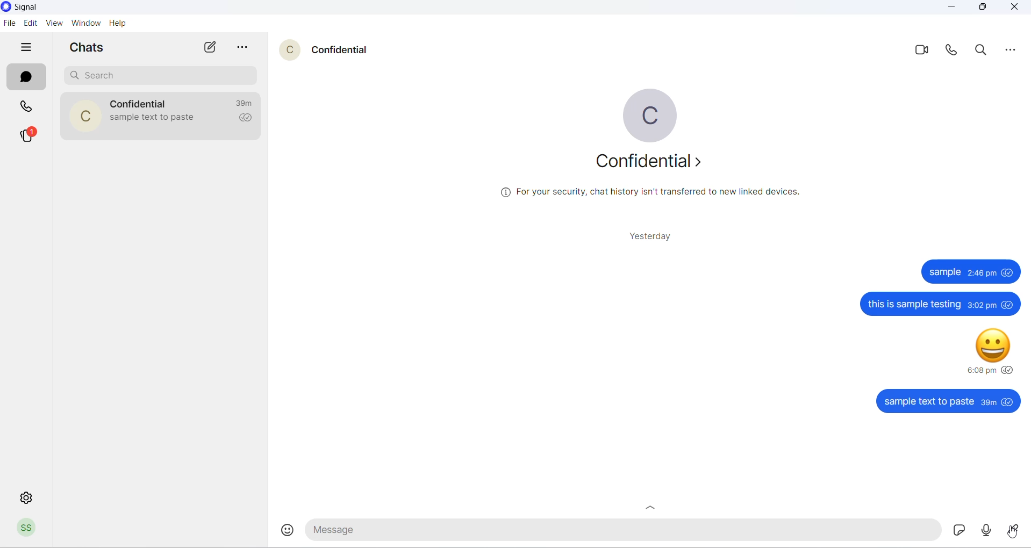 This screenshot has width=1031, height=548. What do you see at coordinates (163, 74) in the screenshot?
I see `search chat` at bounding box center [163, 74].